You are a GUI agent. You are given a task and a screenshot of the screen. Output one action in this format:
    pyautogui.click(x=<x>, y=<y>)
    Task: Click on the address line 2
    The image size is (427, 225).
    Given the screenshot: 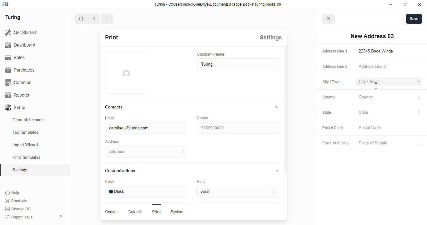 What is the action you would take?
    pyautogui.click(x=335, y=67)
    